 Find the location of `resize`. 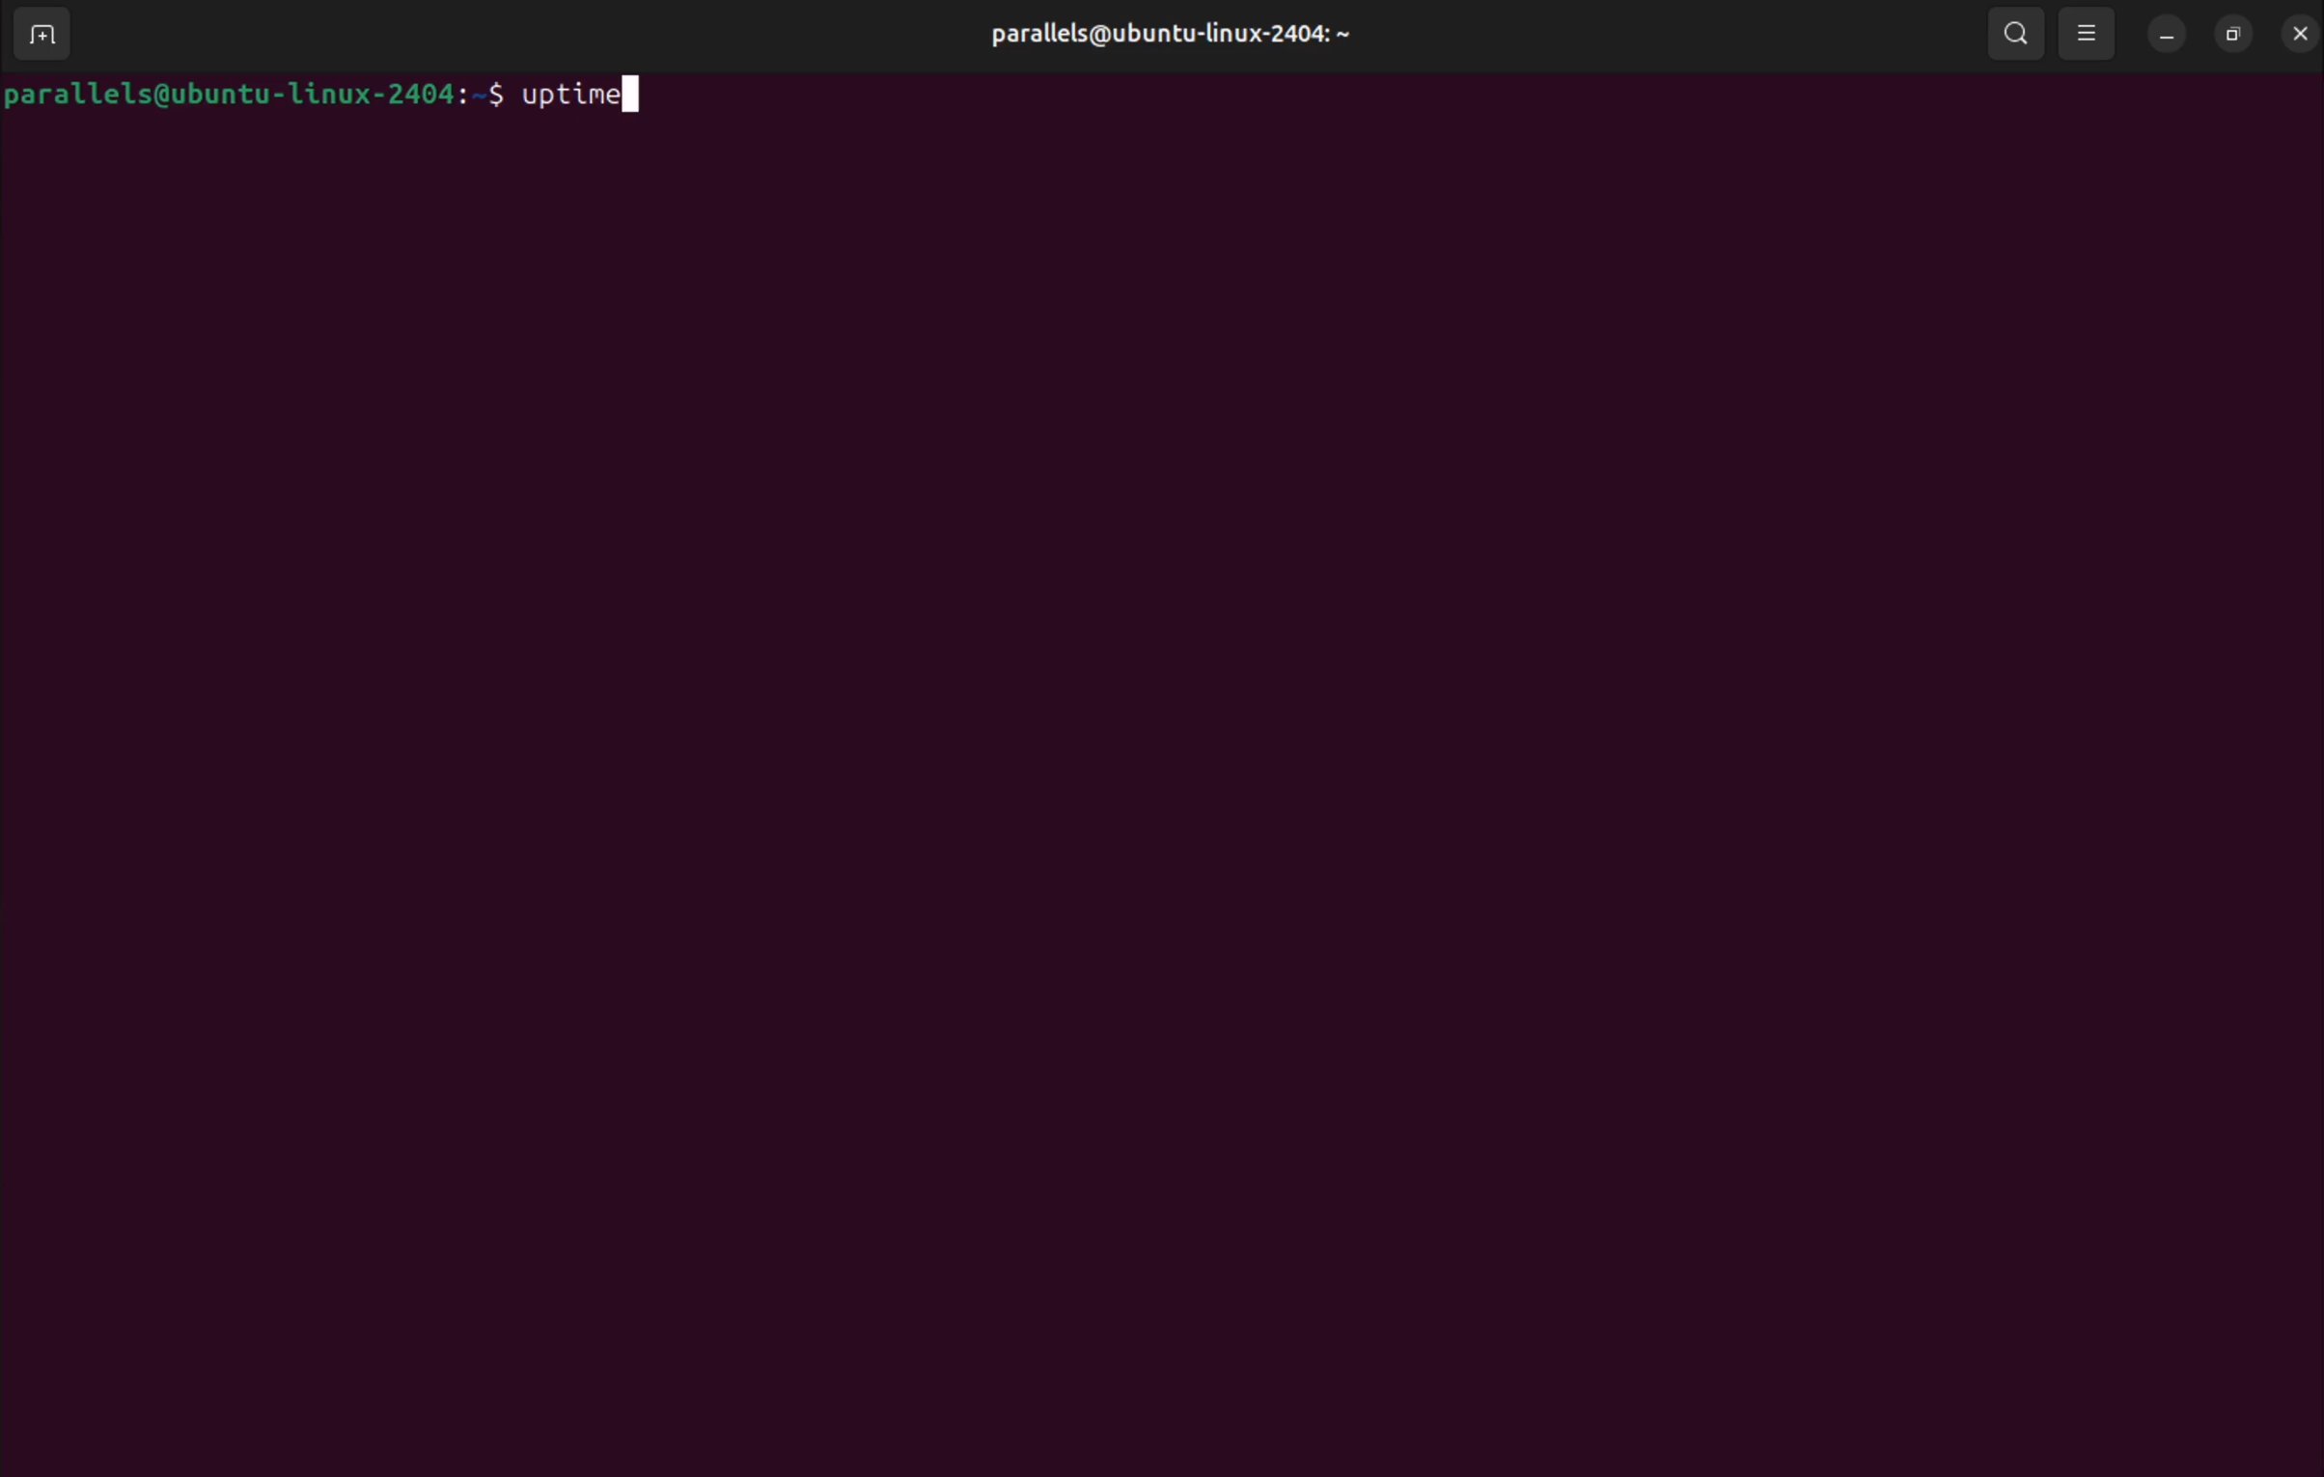

resize is located at coordinates (2230, 35).